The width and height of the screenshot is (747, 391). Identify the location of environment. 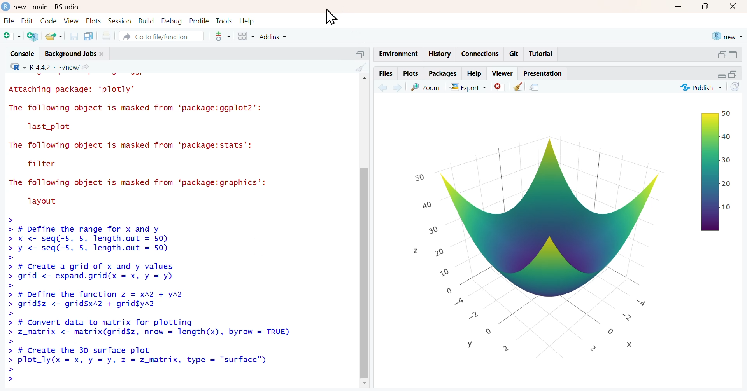
(397, 53).